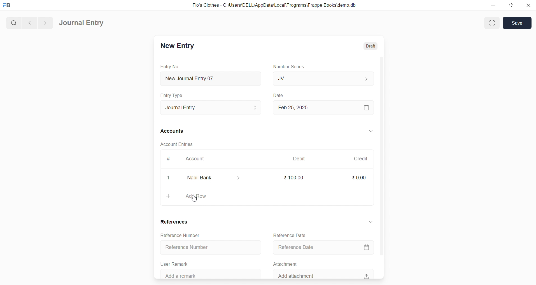  What do you see at coordinates (295, 178) in the screenshot?
I see `₹ 100.00` at bounding box center [295, 178].